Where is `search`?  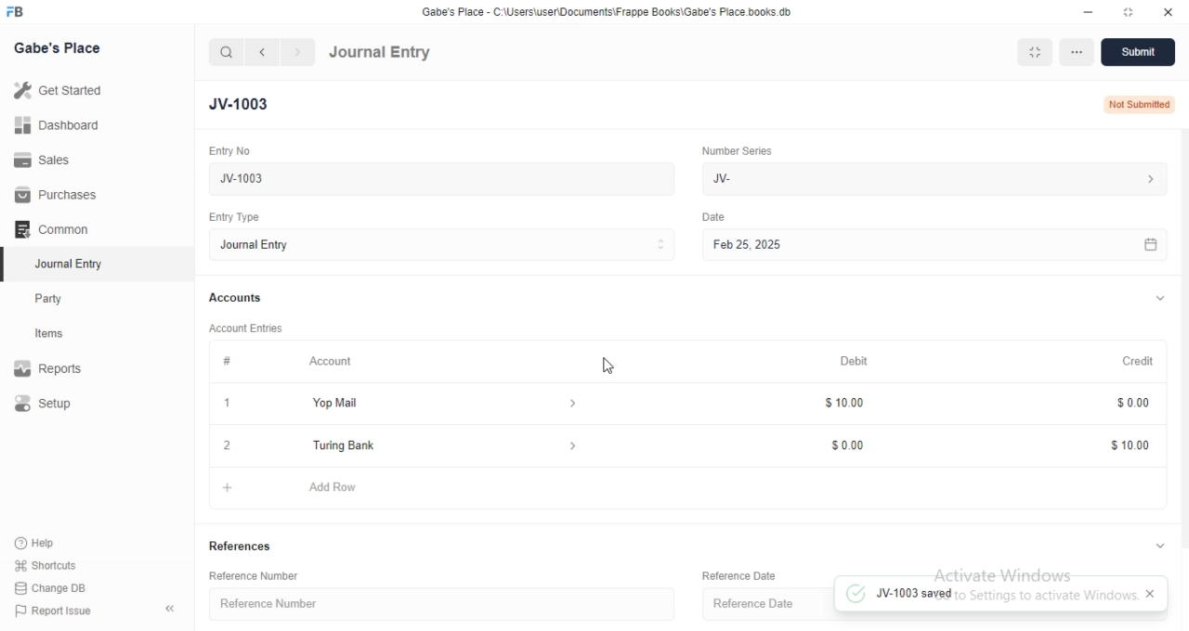
search is located at coordinates (227, 53).